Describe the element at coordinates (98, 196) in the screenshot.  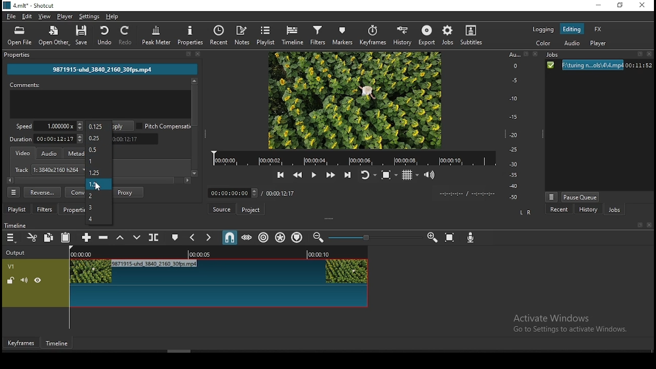
I see `2` at that location.